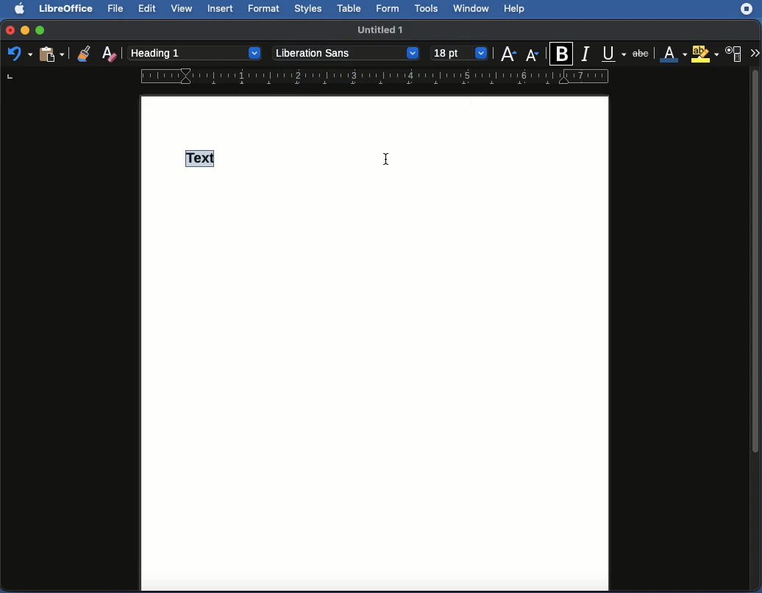  What do you see at coordinates (25, 31) in the screenshot?
I see `Minimize` at bounding box center [25, 31].